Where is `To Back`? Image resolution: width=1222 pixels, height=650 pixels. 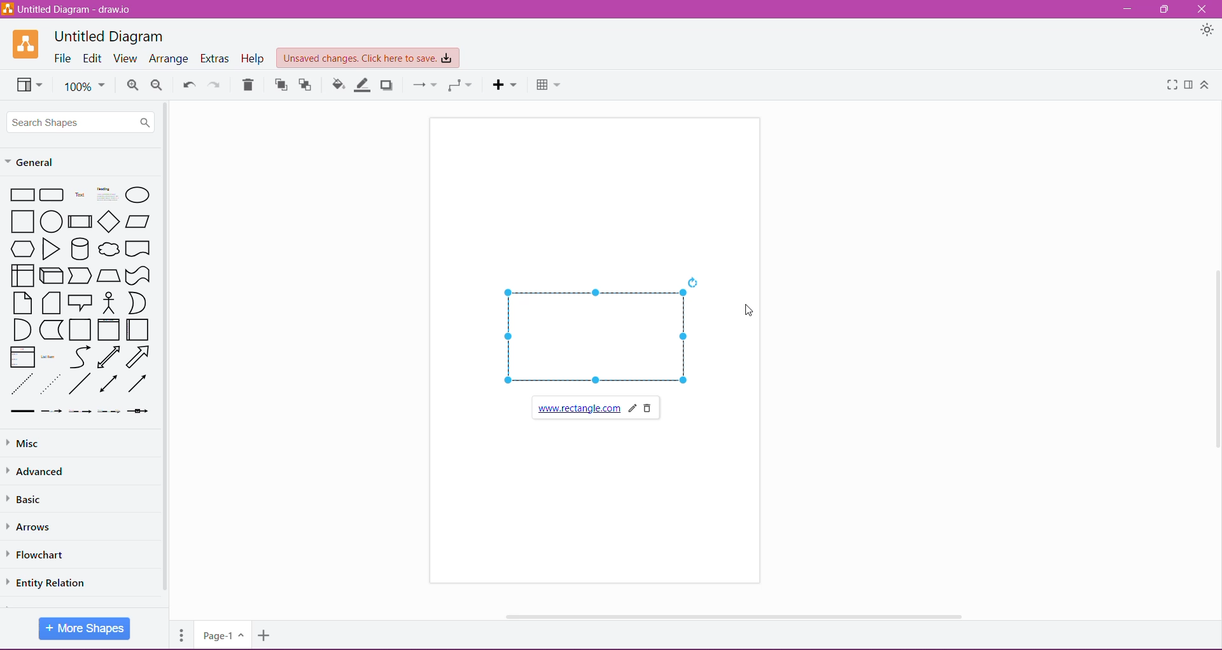
To Back is located at coordinates (306, 85).